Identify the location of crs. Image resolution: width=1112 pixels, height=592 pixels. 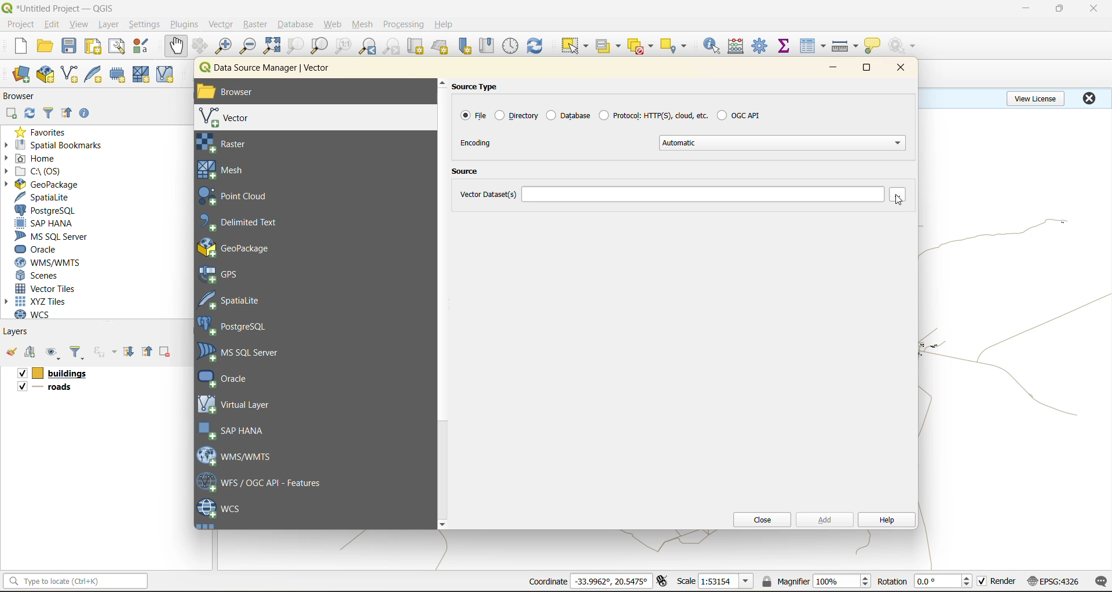
(1054, 580).